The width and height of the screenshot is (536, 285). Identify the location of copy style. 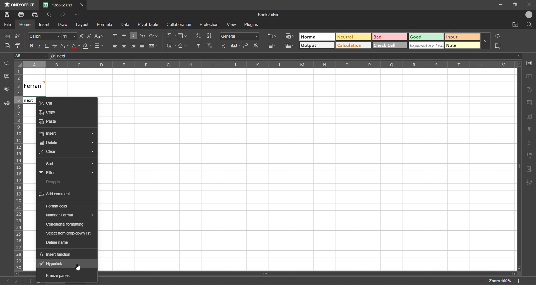
(19, 45).